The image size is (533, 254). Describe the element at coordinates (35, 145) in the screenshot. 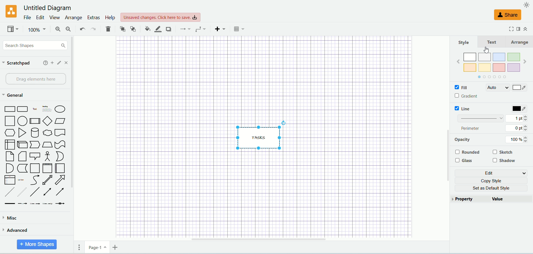

I see `Step` at that location.